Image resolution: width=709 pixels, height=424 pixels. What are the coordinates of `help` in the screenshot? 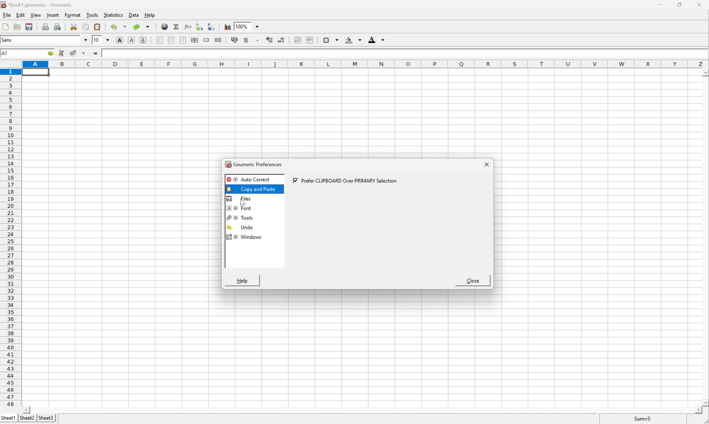 It's located at (242, 281).